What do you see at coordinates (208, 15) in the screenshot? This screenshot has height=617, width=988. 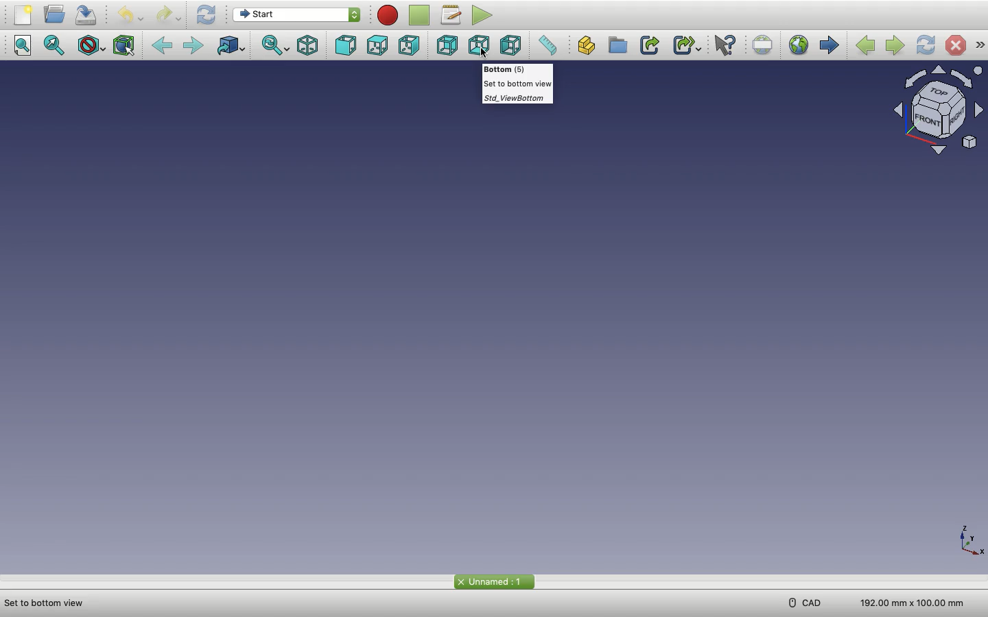 I see `Refresh` at bounding box center [208, 15].